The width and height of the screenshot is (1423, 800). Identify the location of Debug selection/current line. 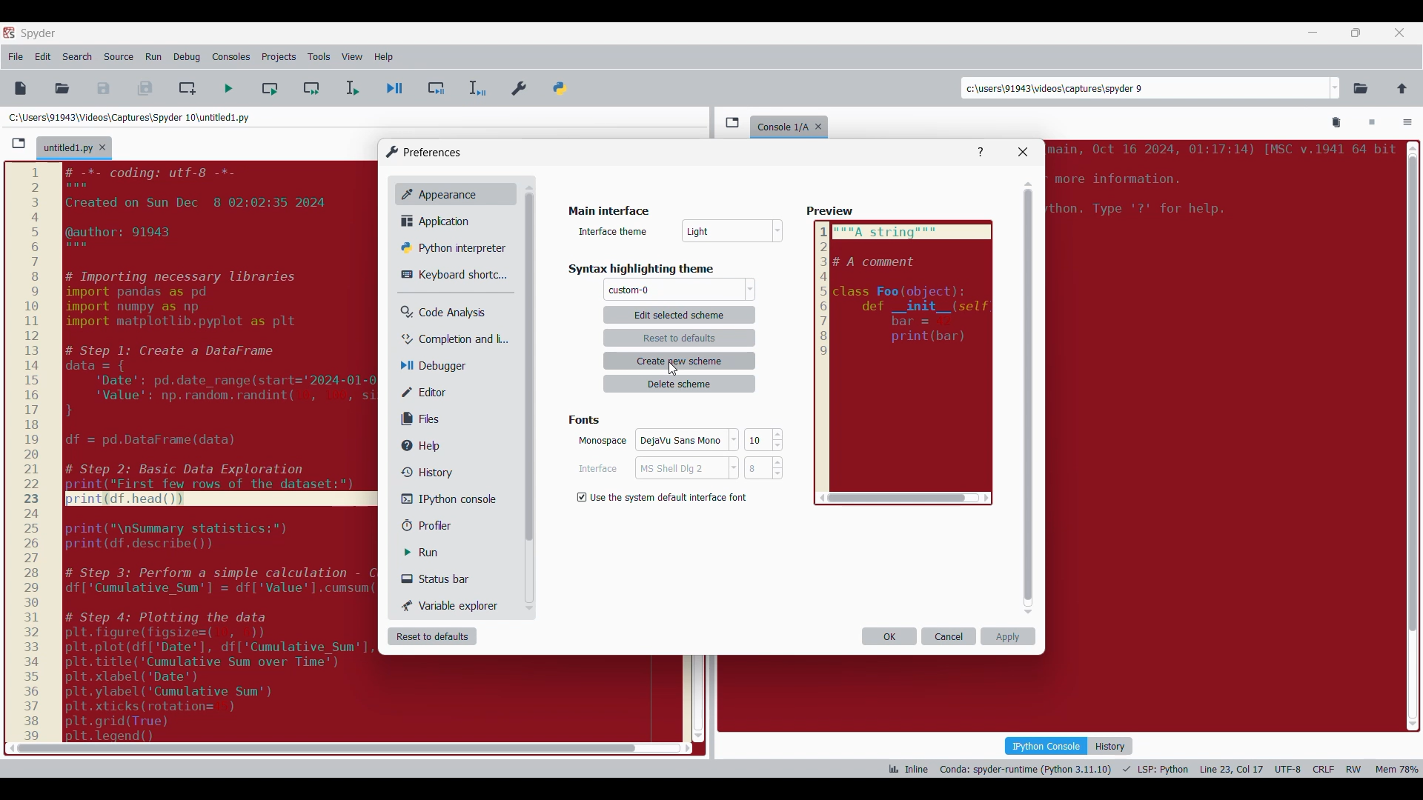
(476, 88).